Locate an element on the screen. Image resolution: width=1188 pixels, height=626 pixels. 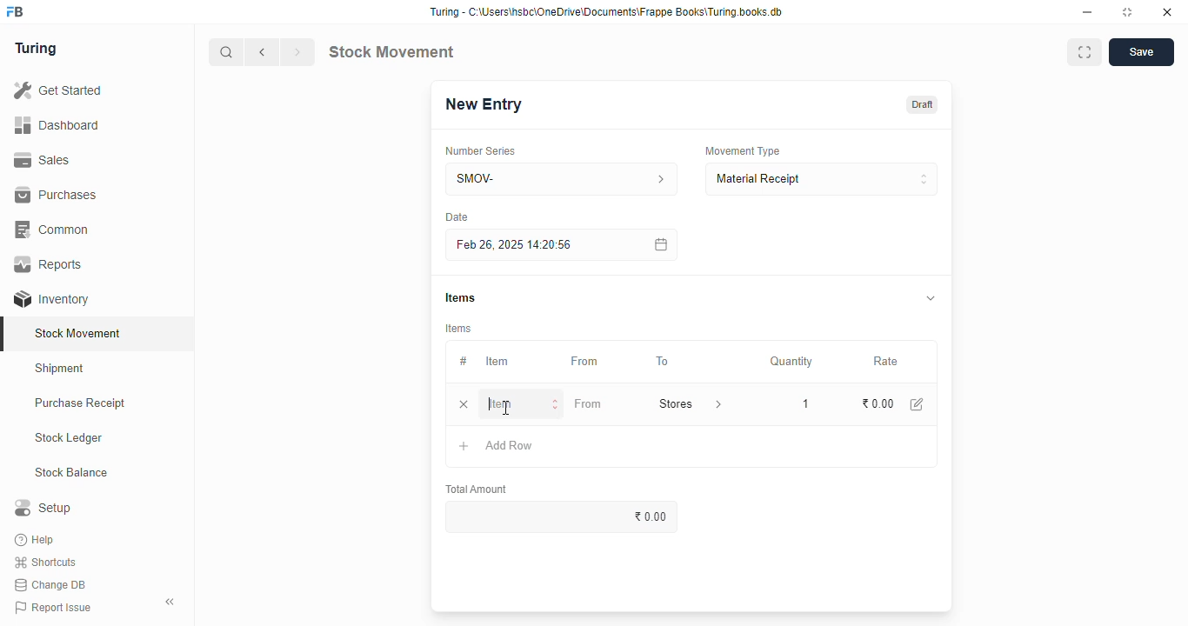
draft is located at coordinates (924, 104).